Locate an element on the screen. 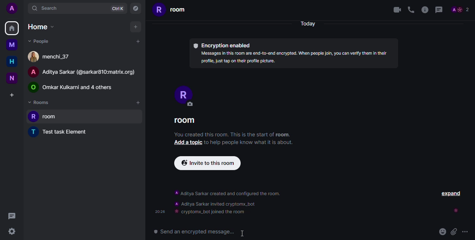  Messages in the room are end-to-end encrypted. When people join, you can verify them in their profile, just tap on their profile. is located at coordinates (295, 57).